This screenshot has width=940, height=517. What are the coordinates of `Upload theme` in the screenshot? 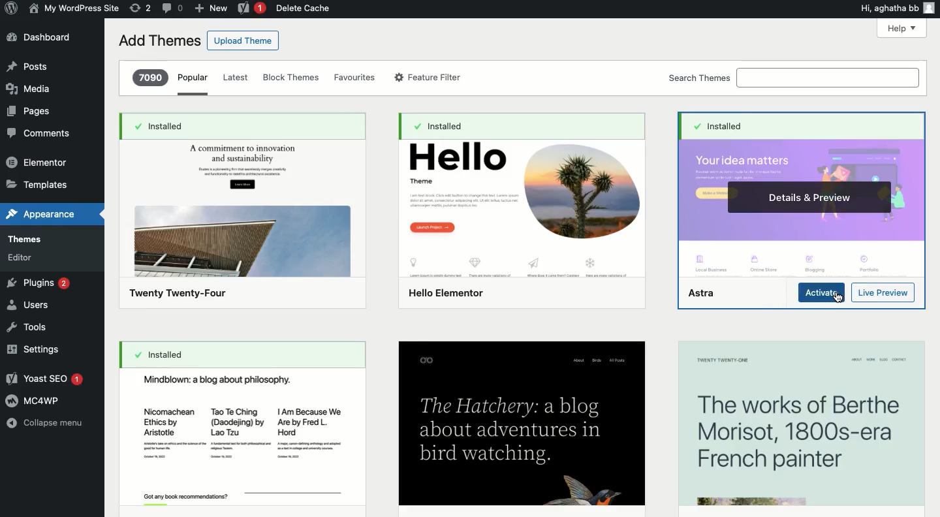 It's located at (242, 40).